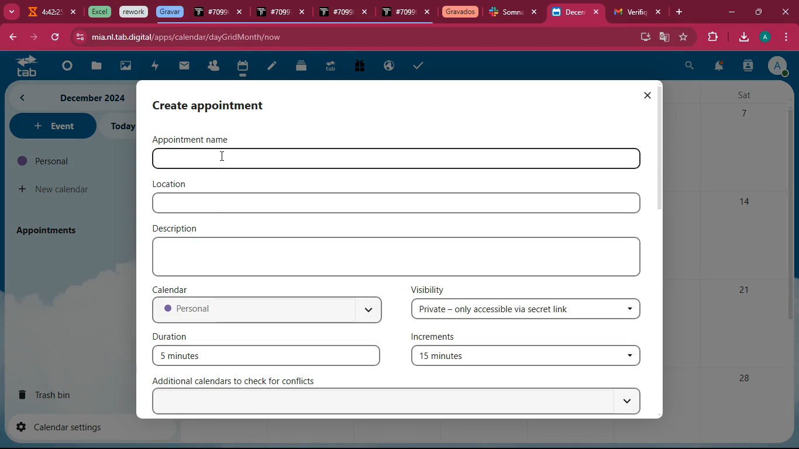 This screenshot has height=449, width=799. Describe the element at coordinates (240, 381) in the screenshot. I see `additional calendar` at that location.